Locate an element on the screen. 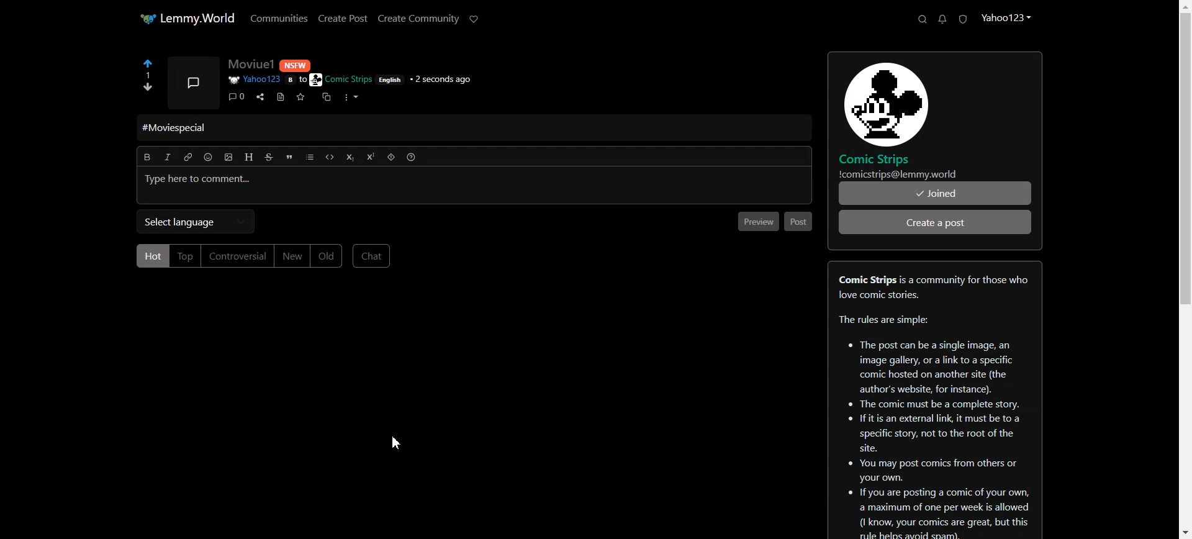  List is located at coordinates (309, 158).